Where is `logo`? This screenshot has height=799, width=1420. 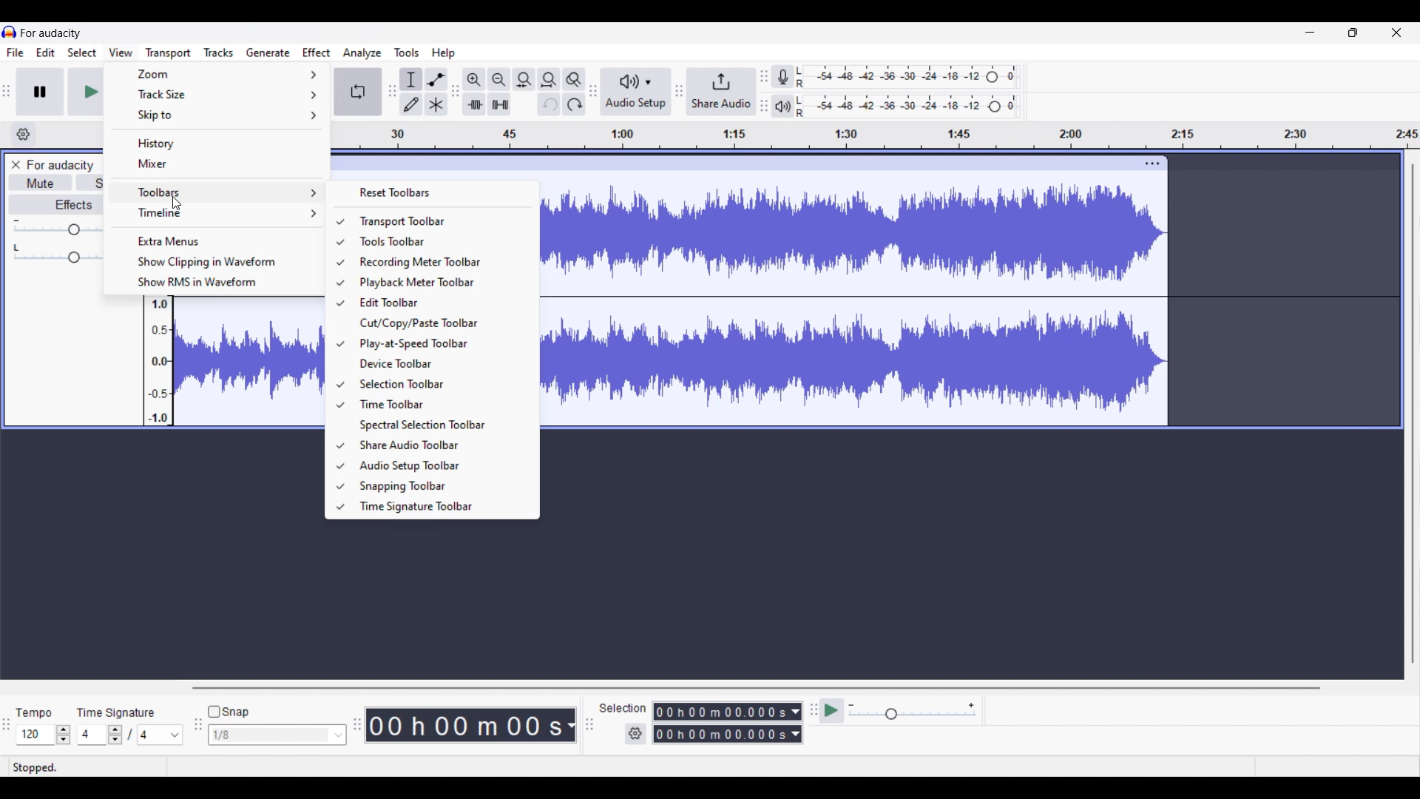
logo is located at coordinates (10, 31).